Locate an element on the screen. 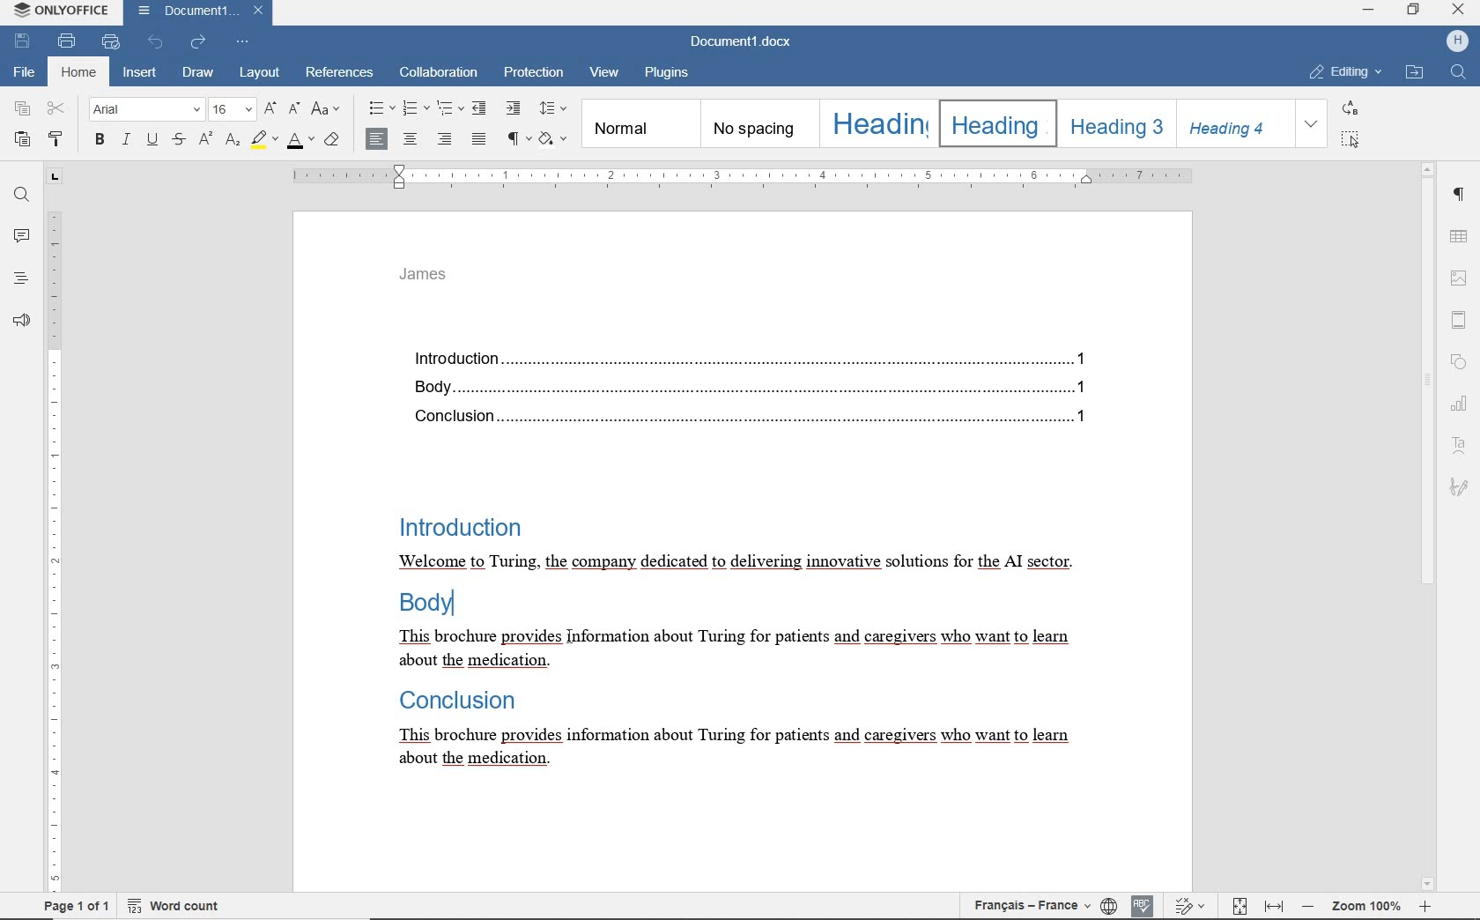 This screenshot has height=920, width=1480. Body....1 is located at coordinates (742, 387).